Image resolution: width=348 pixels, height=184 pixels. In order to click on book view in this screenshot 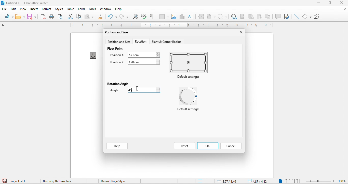, I will do `click(295, 181)`.